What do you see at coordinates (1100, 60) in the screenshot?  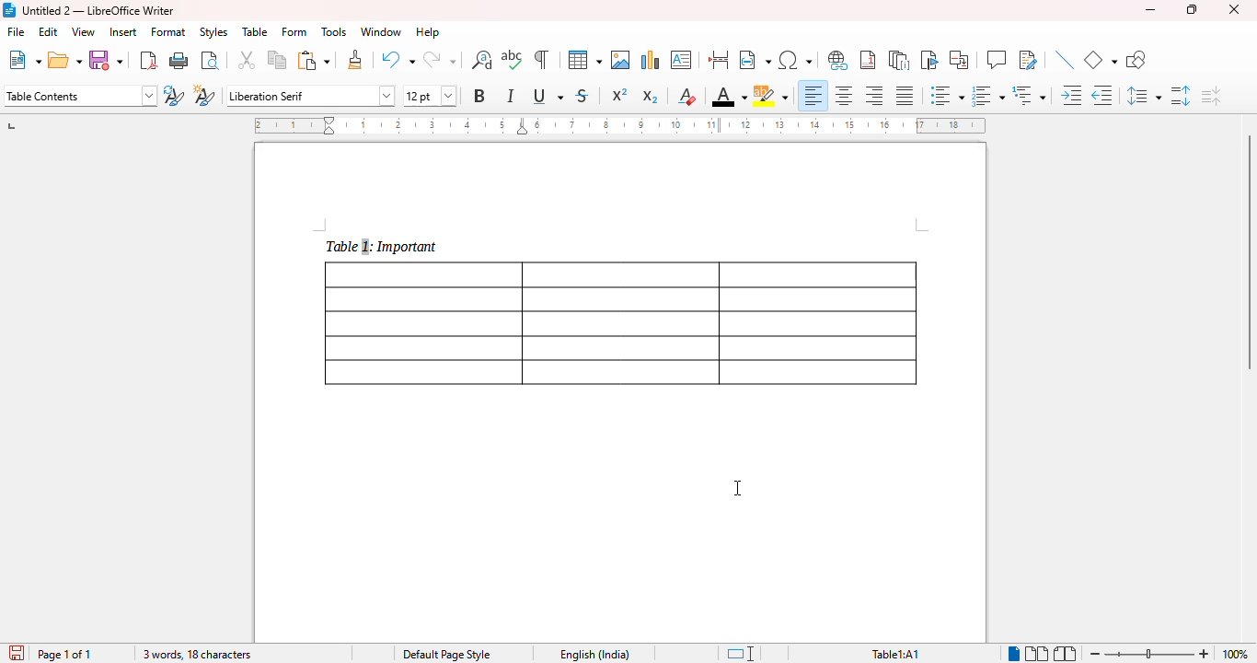 I see `basic shapes` at bounding box center [1100, 60].